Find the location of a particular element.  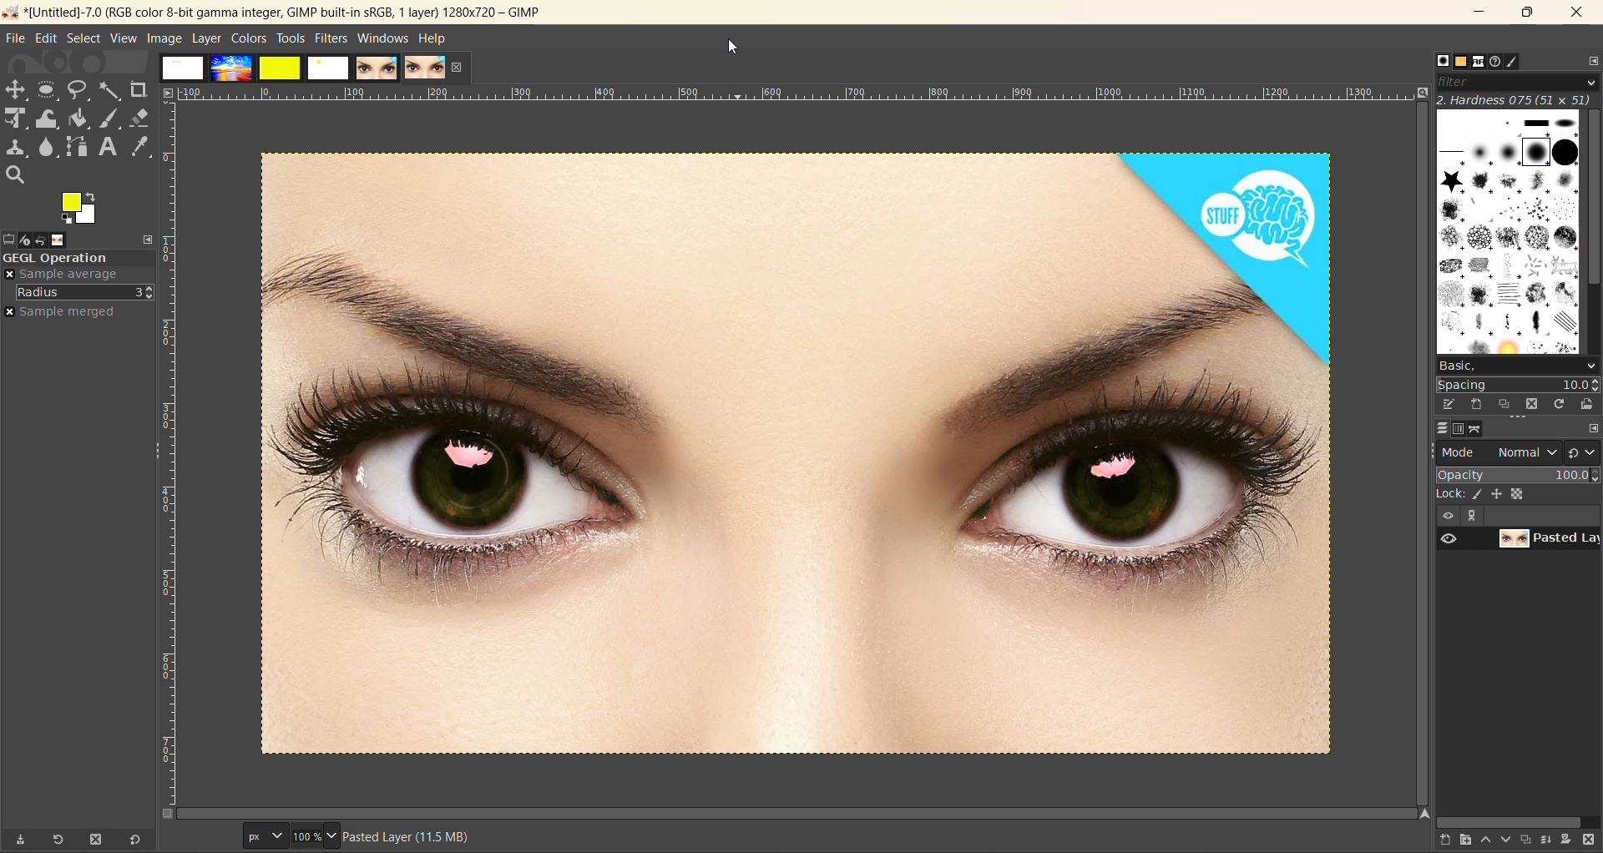

active foreground and background color is located at coordinates (81, 208).